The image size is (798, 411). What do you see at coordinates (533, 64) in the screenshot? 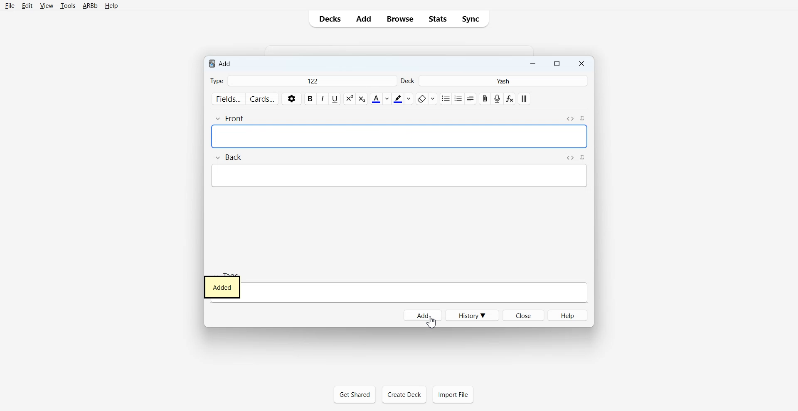
I see `Minimize` at bounding box center [533, 64].